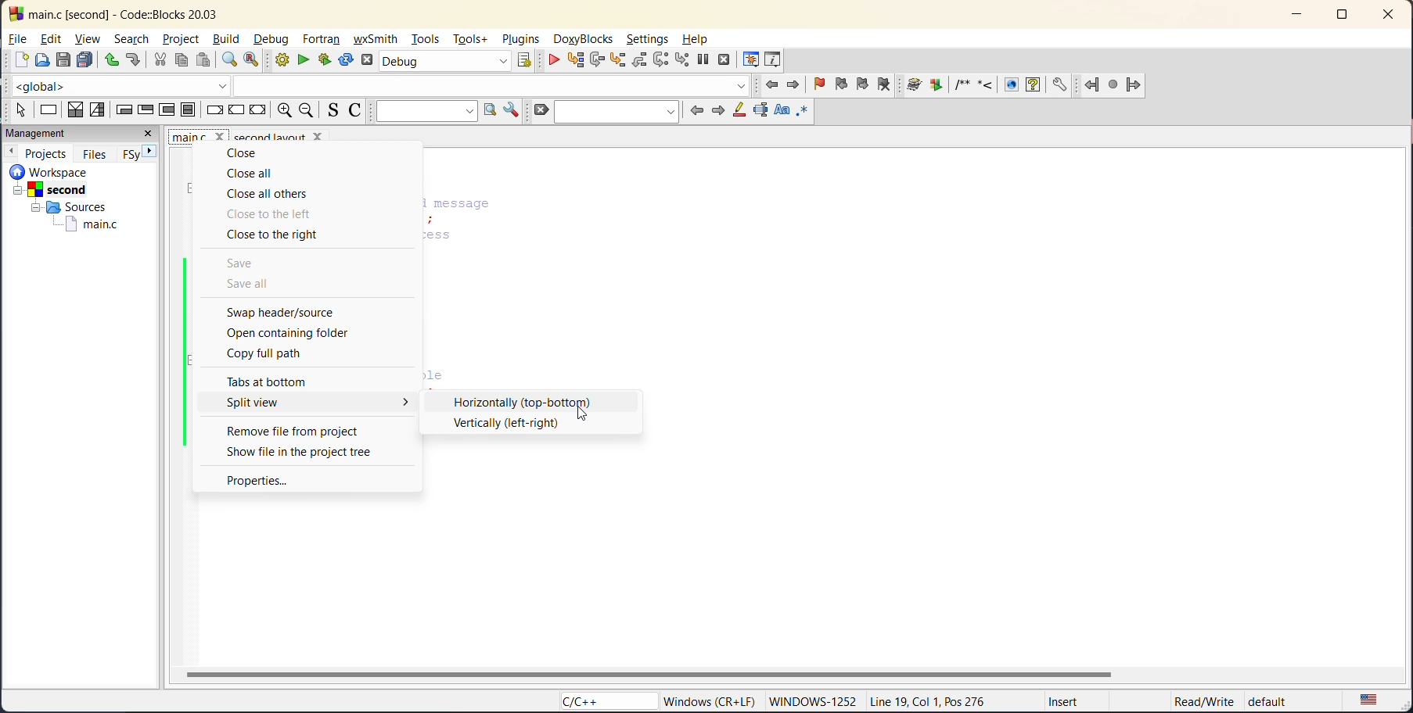 The image size is (1413, 713). Describe the element at coordinates (597, 61) in the screenshot. I see `next line` at that location.